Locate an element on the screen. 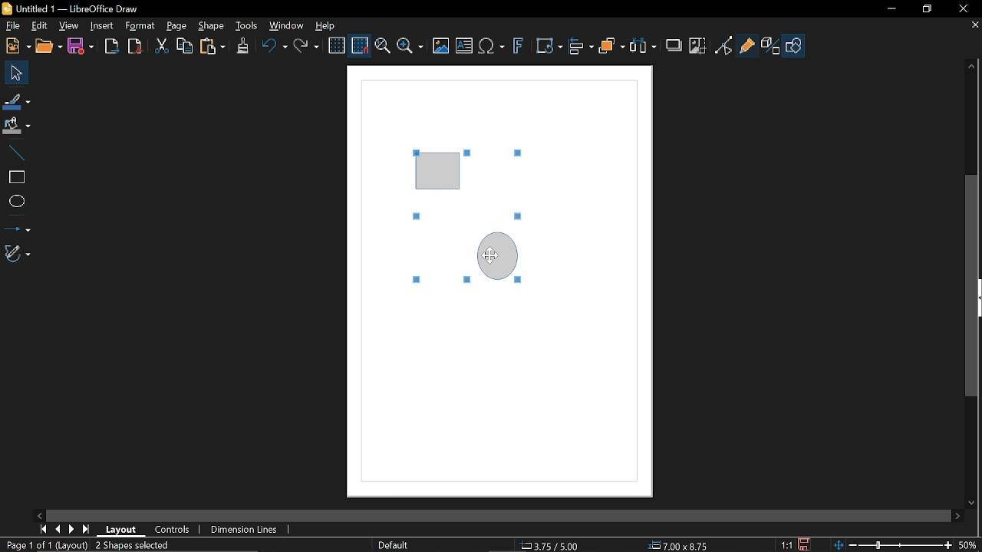 The image size is (982, 552). Location is located at coordinates (552, 546).